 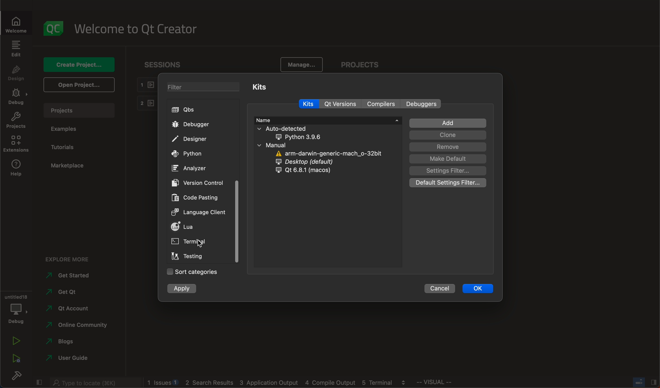 I want to click on apply, so click(x=188, y=290).